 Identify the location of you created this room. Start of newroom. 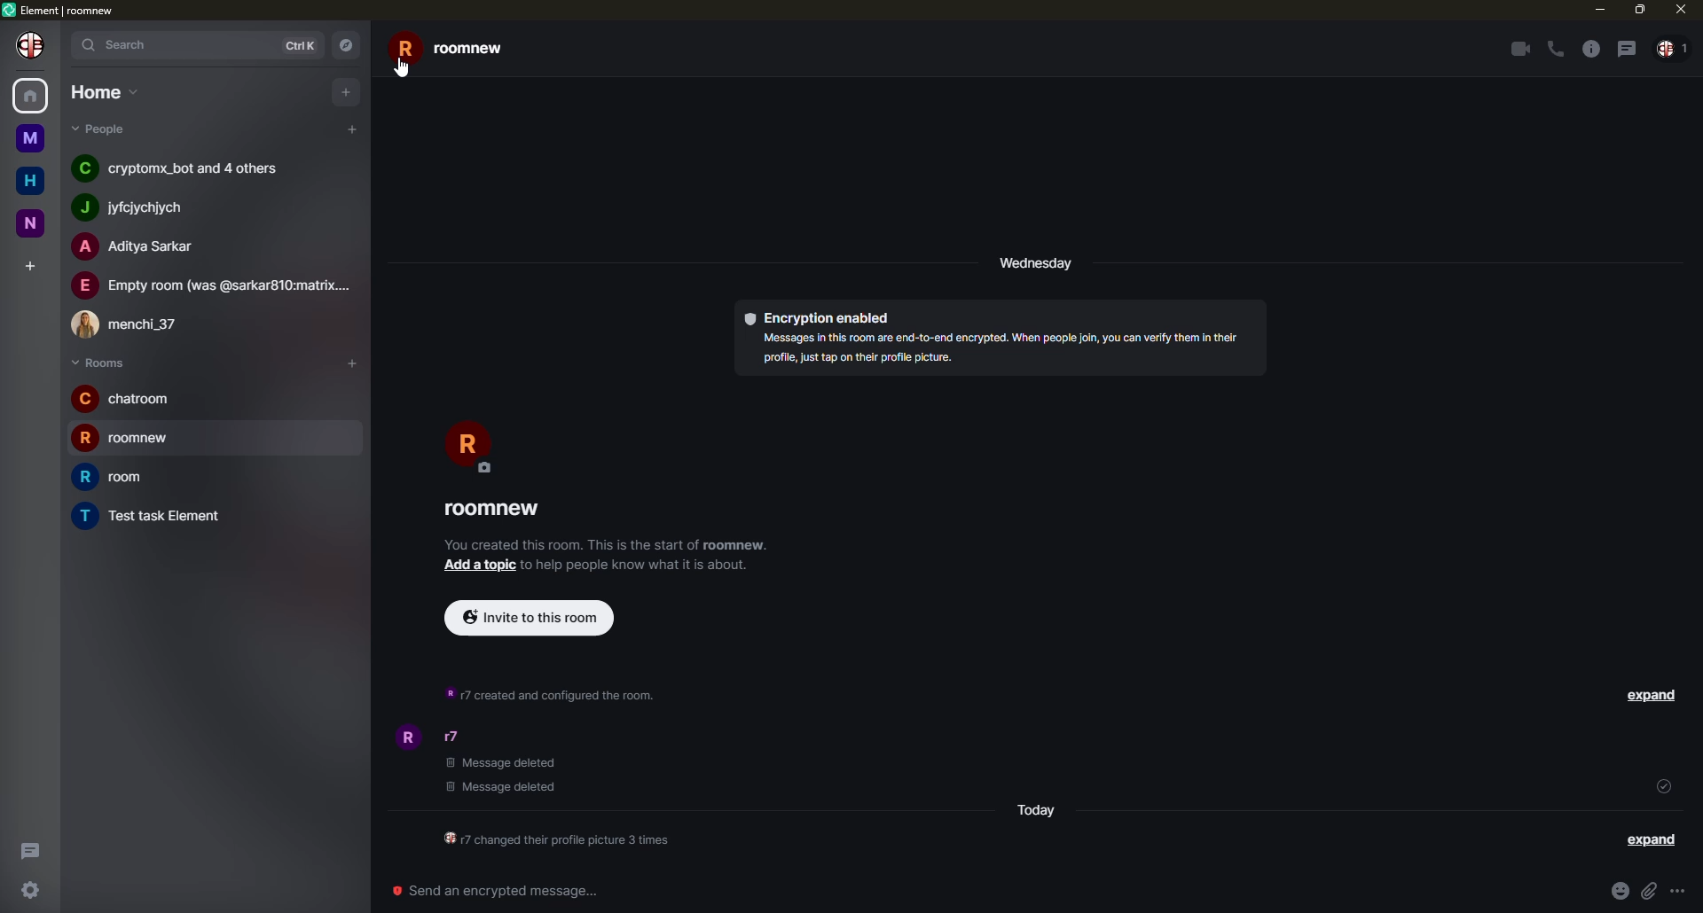
(607, 544).